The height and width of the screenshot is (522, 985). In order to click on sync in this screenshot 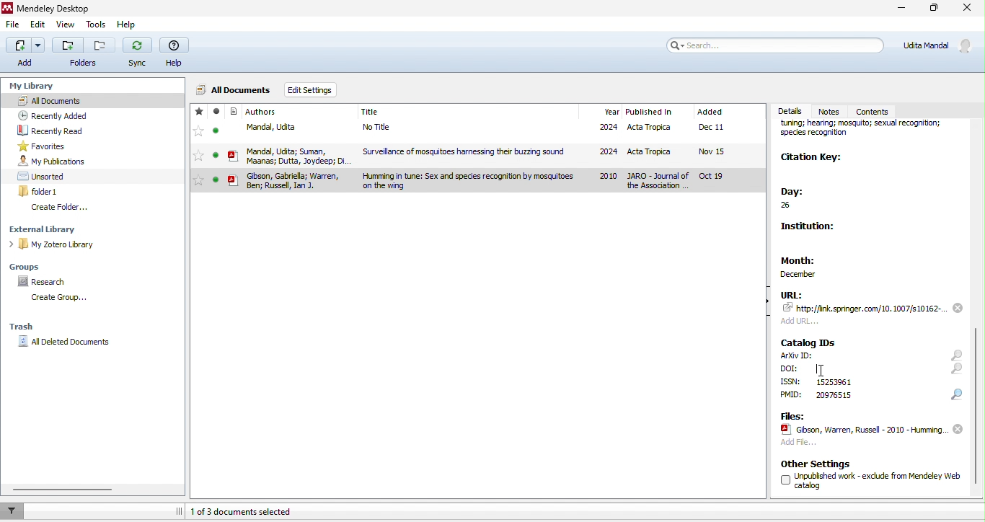, I will do `click(138, 54)`.